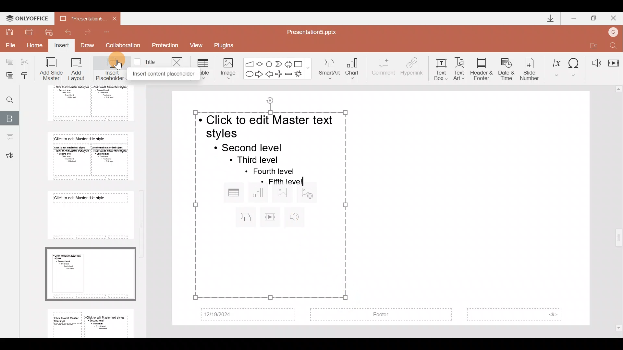 The image size is (623, 350). What do you see at coordinates (289, 74) in the screenshot?
I see `Minus` at bounding box center [289, 74].